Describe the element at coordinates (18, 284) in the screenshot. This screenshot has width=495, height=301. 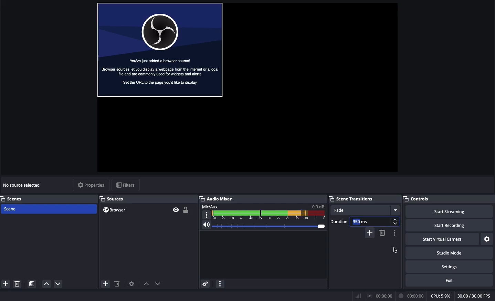
I see `Remove` at that location.